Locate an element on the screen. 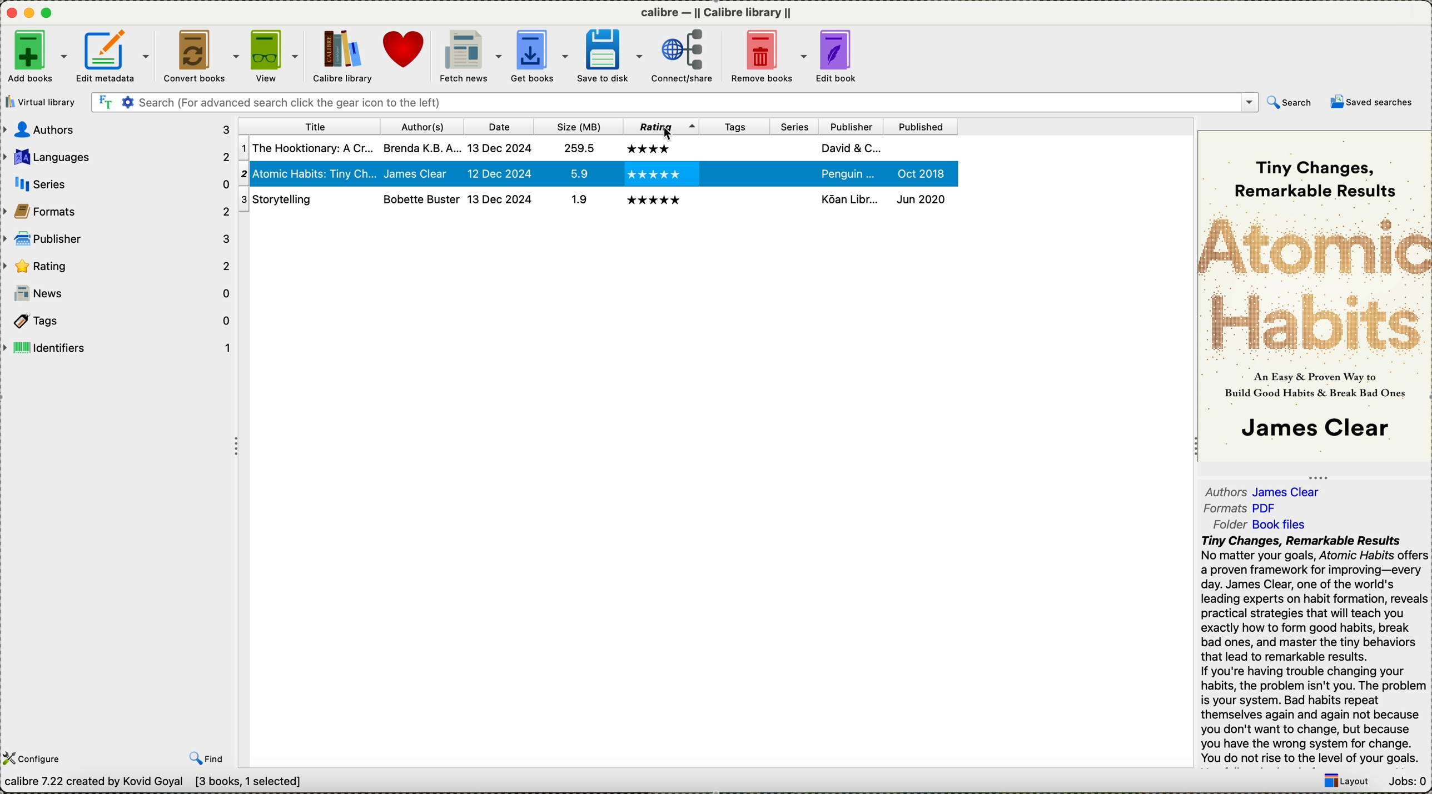 The width and height of the screenshot is (1432, 794). series is located at coordinates (795, 171).